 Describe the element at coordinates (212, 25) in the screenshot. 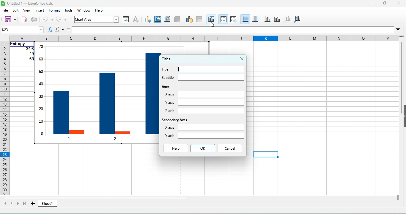

I see `cursor movement` at that location.